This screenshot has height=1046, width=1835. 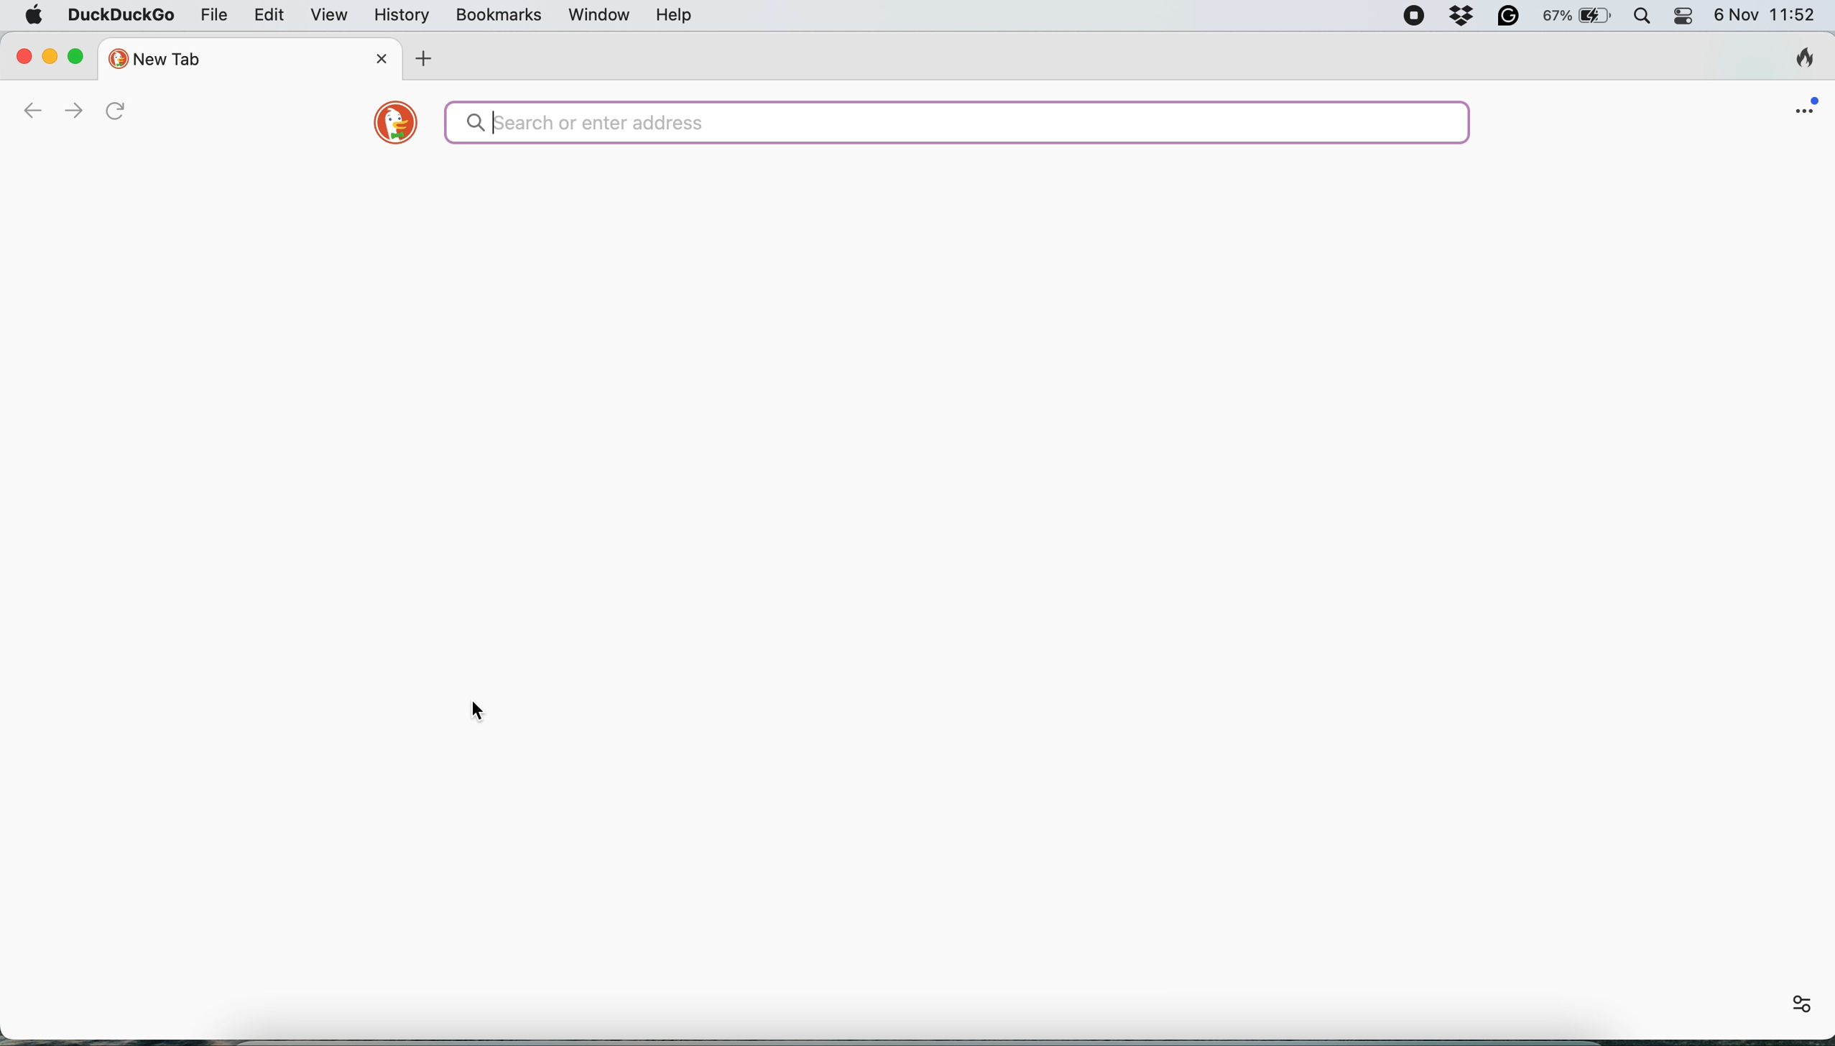 What do you see at coordinates (675, 15) in the screenshot?
I see `help` at bounding box center [675, 15].